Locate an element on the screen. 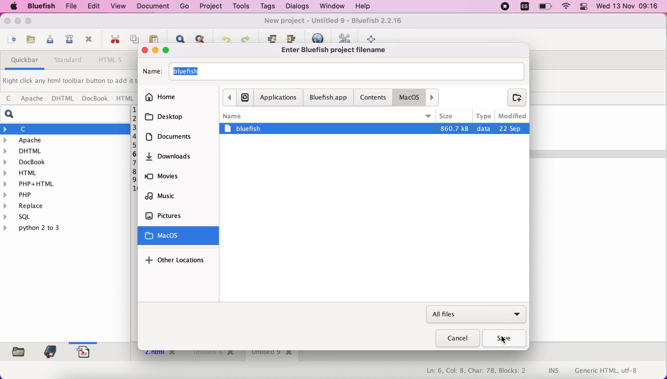  close is located at coordinates (144, 50).